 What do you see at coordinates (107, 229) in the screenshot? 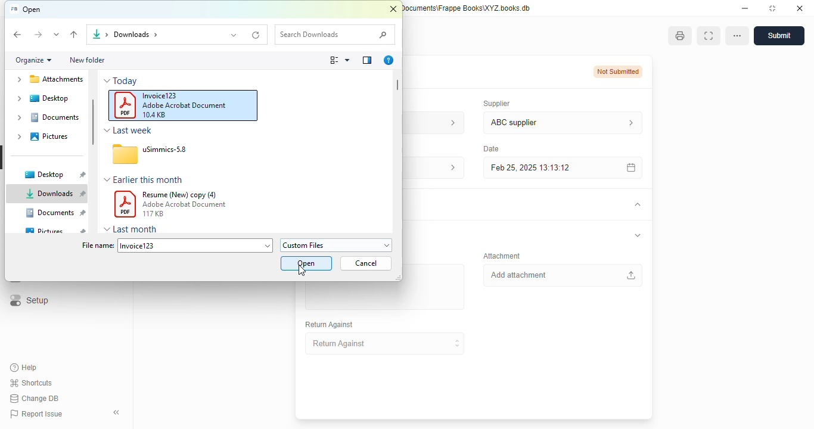
I see `dropdown` at bounding box center [107, 229].